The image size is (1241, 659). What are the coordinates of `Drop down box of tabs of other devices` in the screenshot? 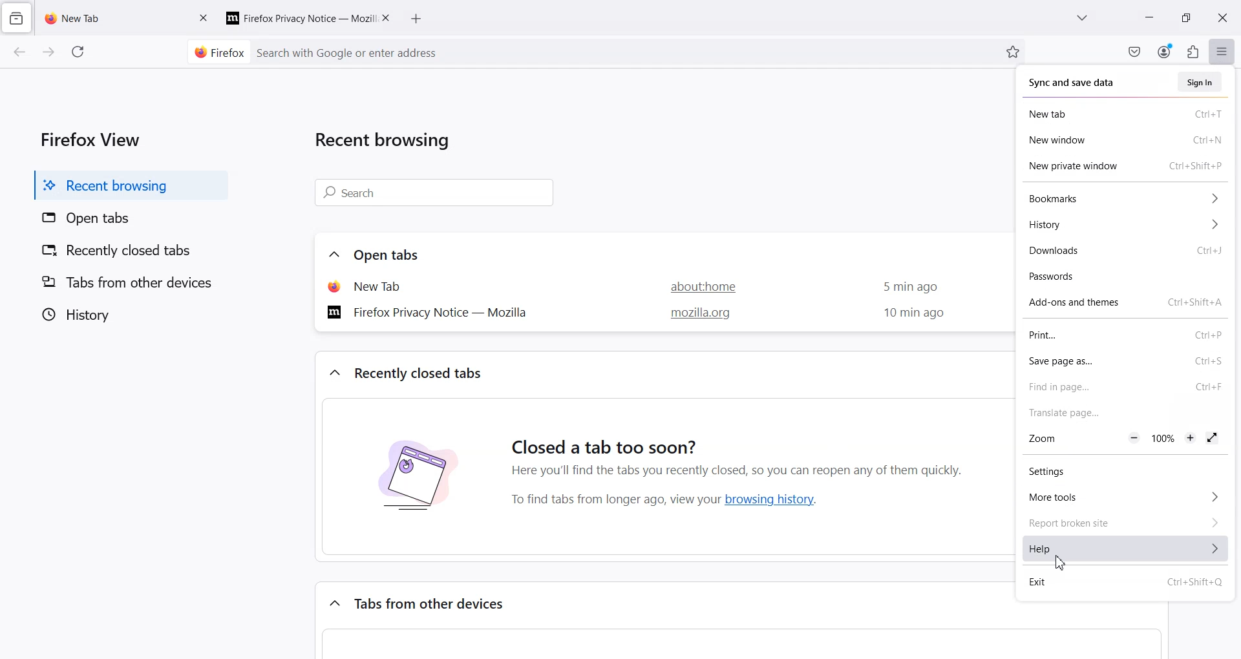 It's located at (332, 601).